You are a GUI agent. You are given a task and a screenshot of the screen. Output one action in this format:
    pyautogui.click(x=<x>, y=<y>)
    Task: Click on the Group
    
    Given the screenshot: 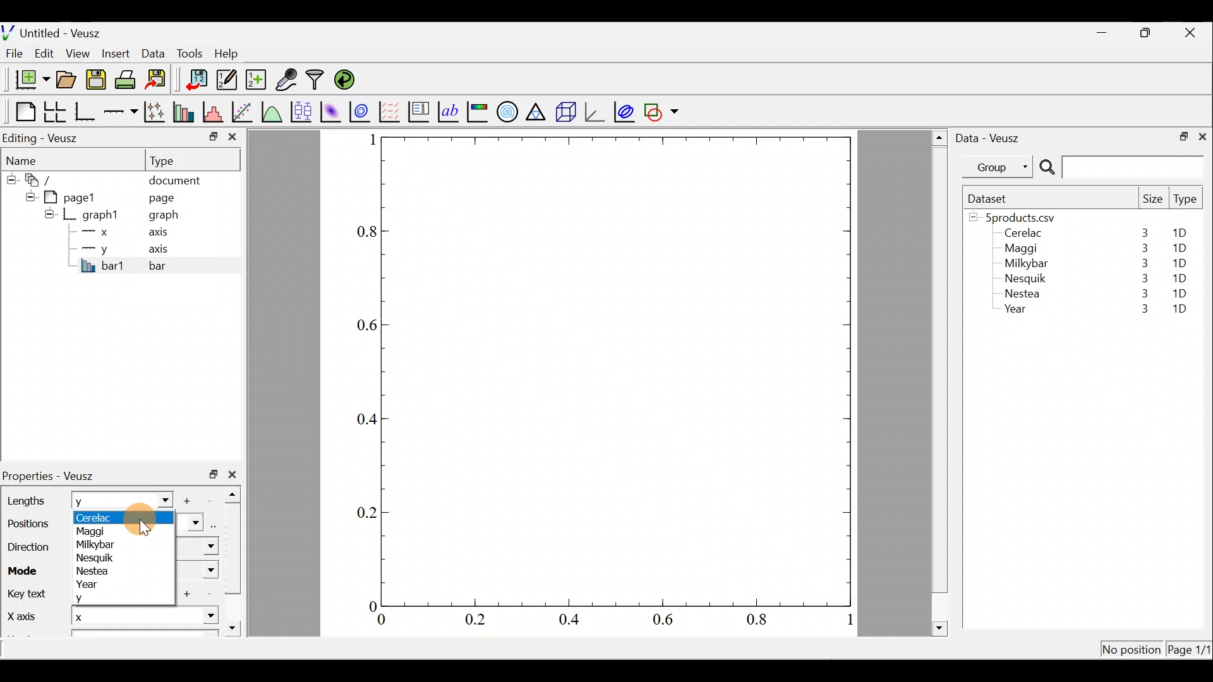 What is the action you would take?
    pyautogui.click(x=1000, y=166)
    